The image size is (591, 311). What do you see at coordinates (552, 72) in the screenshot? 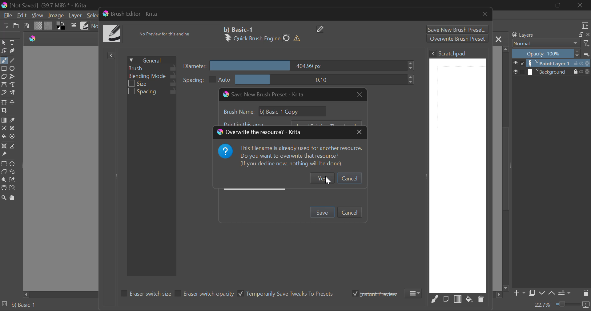
I see `Background` at bounding box center [552, 72].